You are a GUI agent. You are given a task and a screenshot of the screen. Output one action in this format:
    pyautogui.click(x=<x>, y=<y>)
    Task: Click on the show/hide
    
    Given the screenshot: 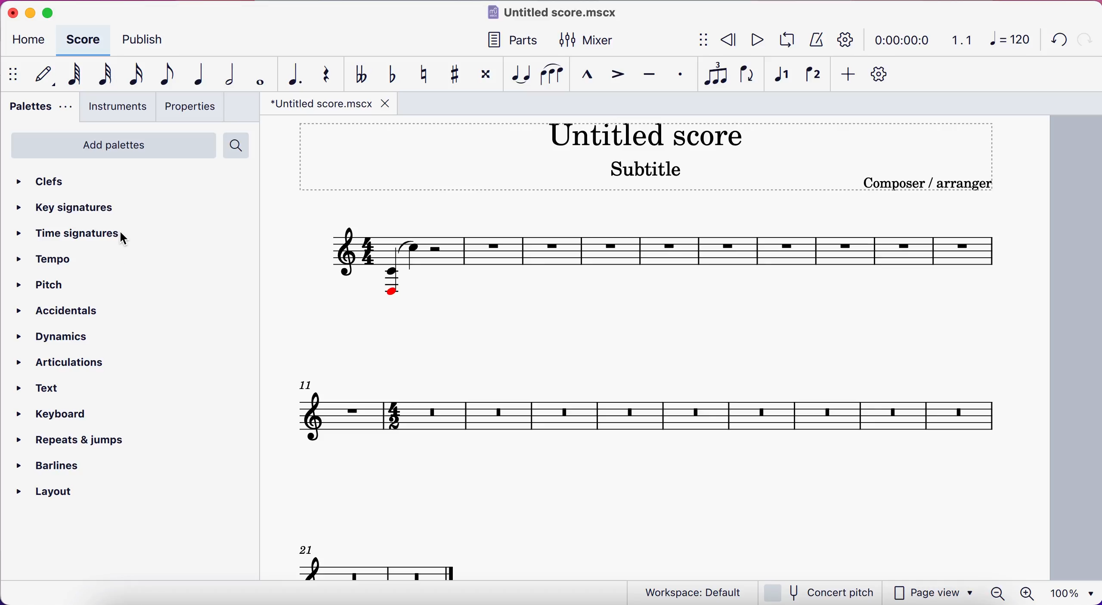 What is the action you would take?
    pyautogui.click(x=705, y=39)
    